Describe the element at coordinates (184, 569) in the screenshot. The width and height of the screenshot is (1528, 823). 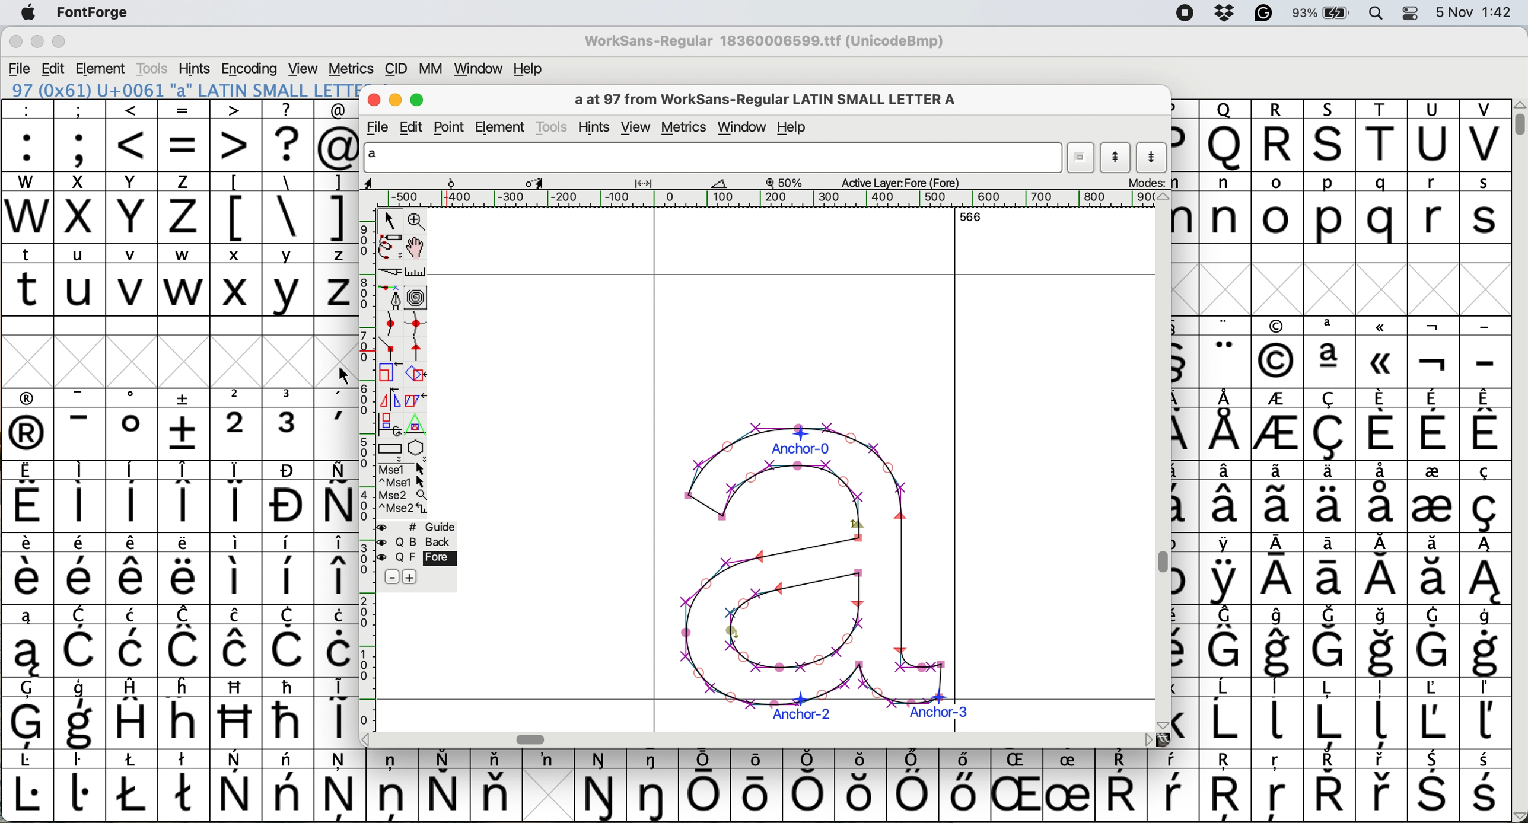
I see `symbol` at that location.